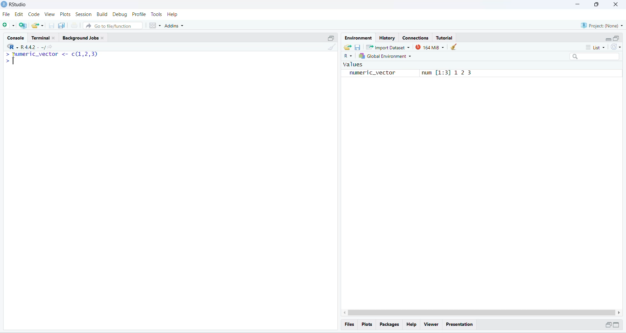 This screenshot has width=626, height=333. Describe the element at coordinates (617, 325) in the screenshot. I see `maximize` at that location.